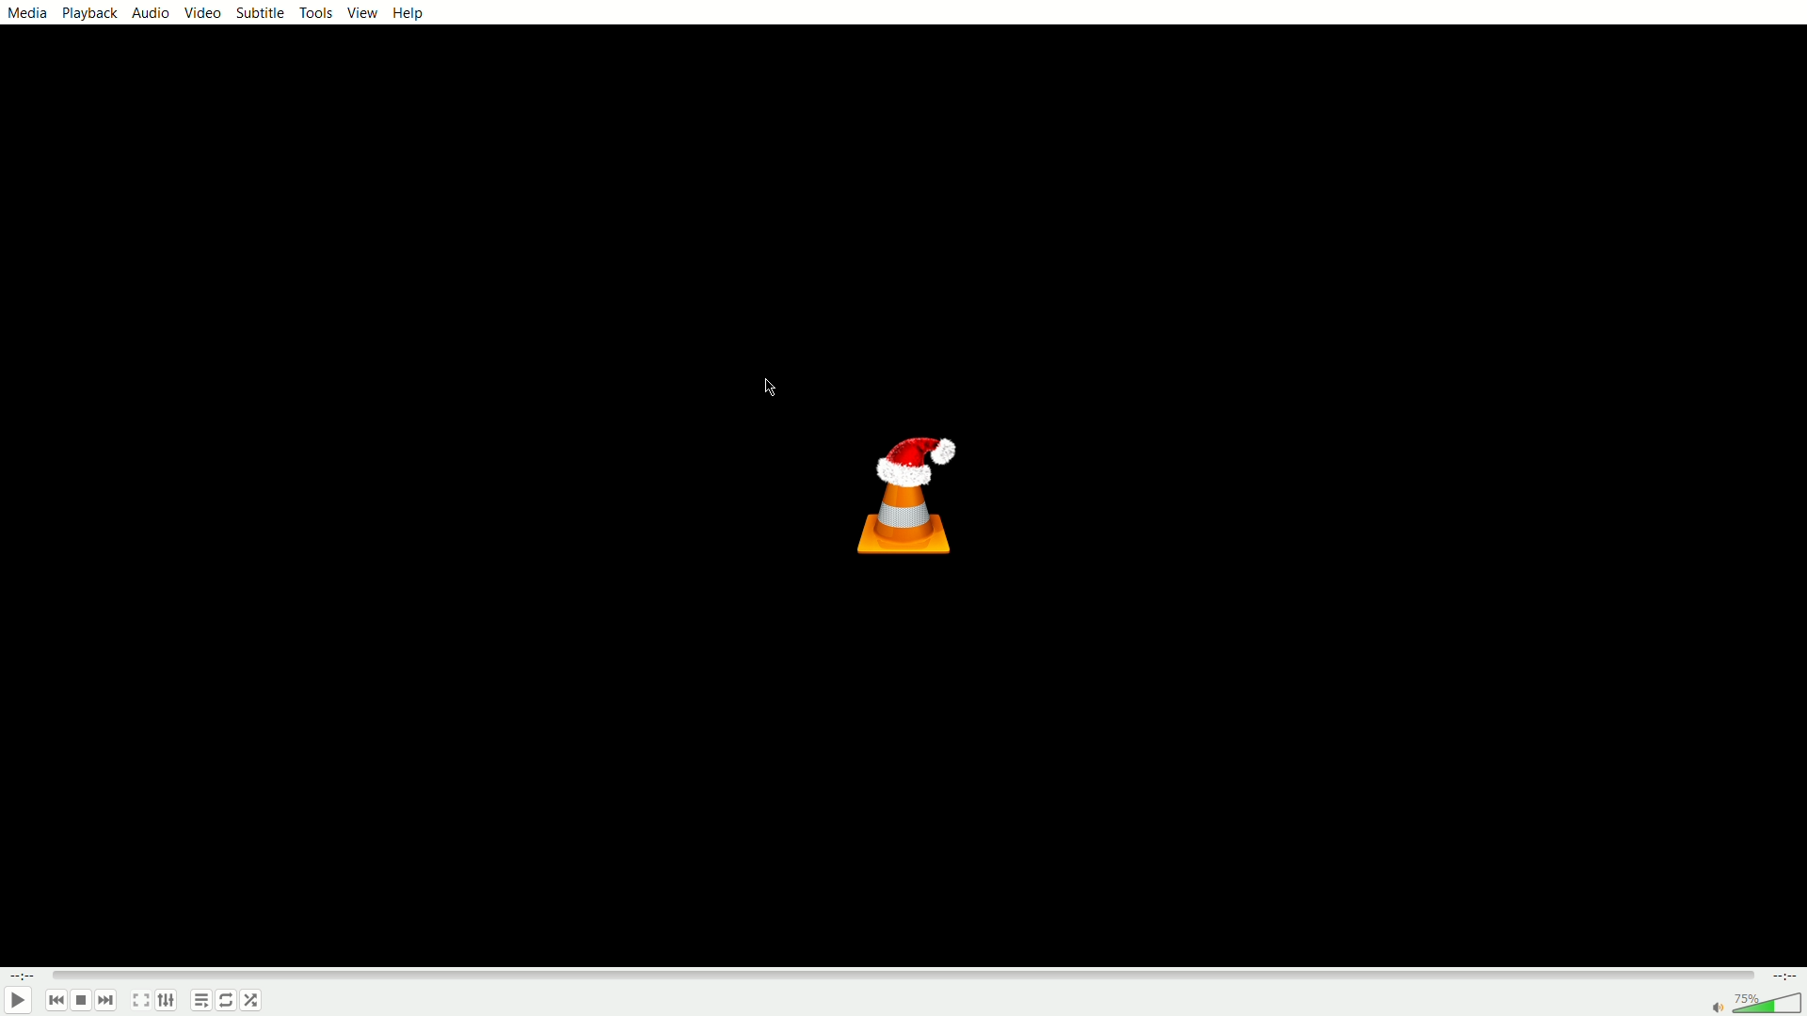 Image resolution: width=1807 pixels, height=1016 pixels. What do you see at coordinates (227, 1000) in the screenshot?
I see `loop` at bounding box center [227, 1000].